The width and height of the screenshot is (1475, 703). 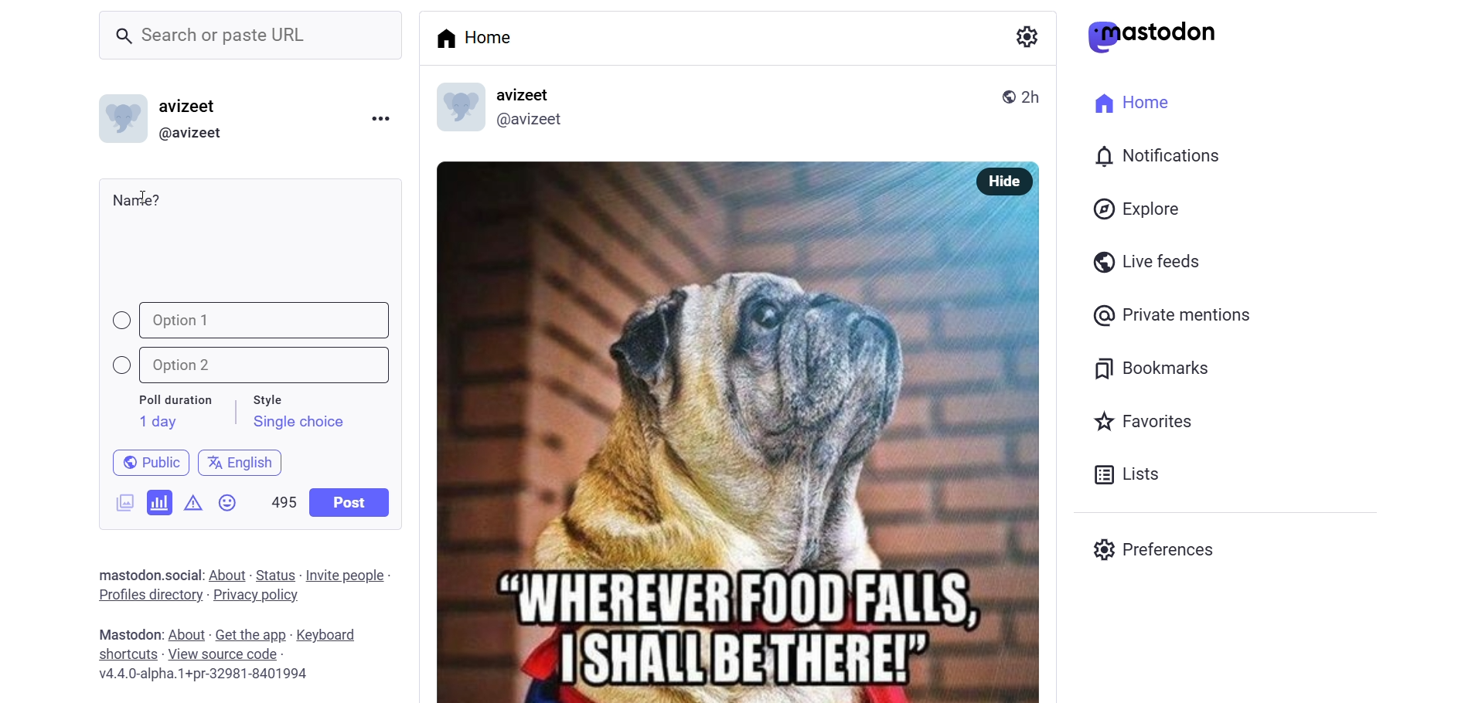 I want to click on name?, so click(x=137, y=199).